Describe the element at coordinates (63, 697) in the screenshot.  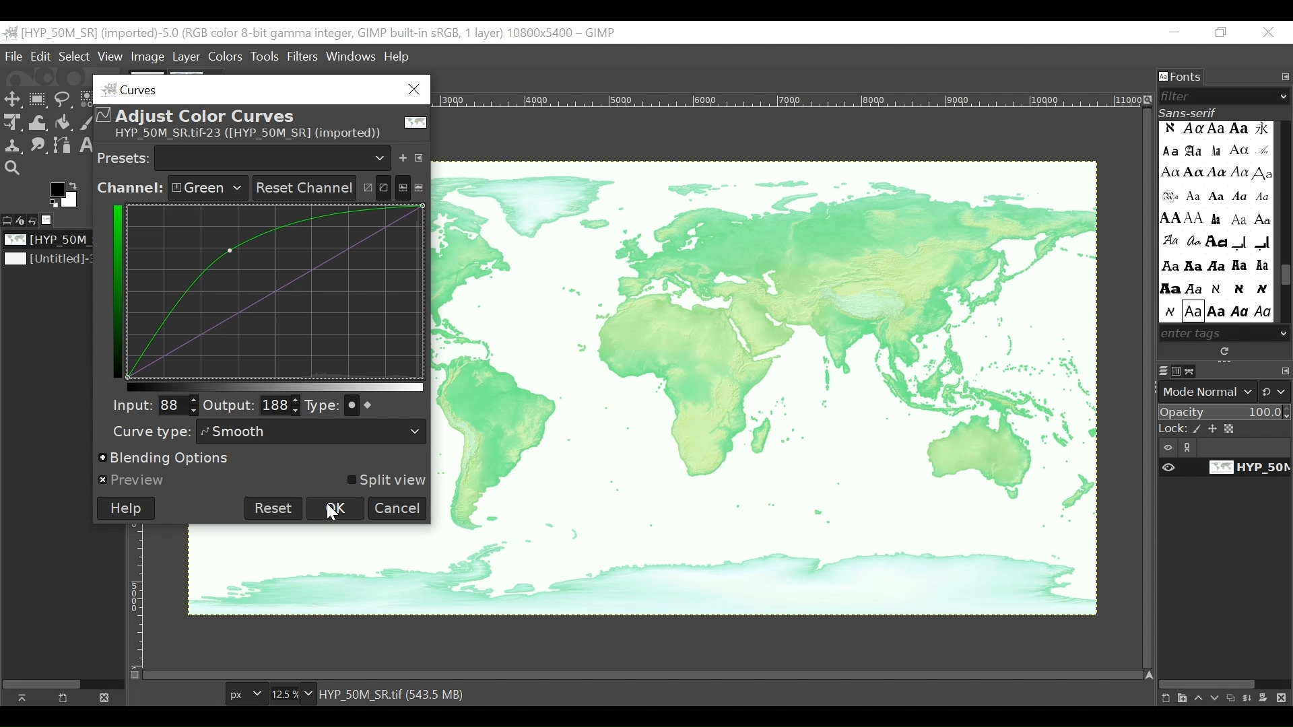
I see `Create a new display` at that location.